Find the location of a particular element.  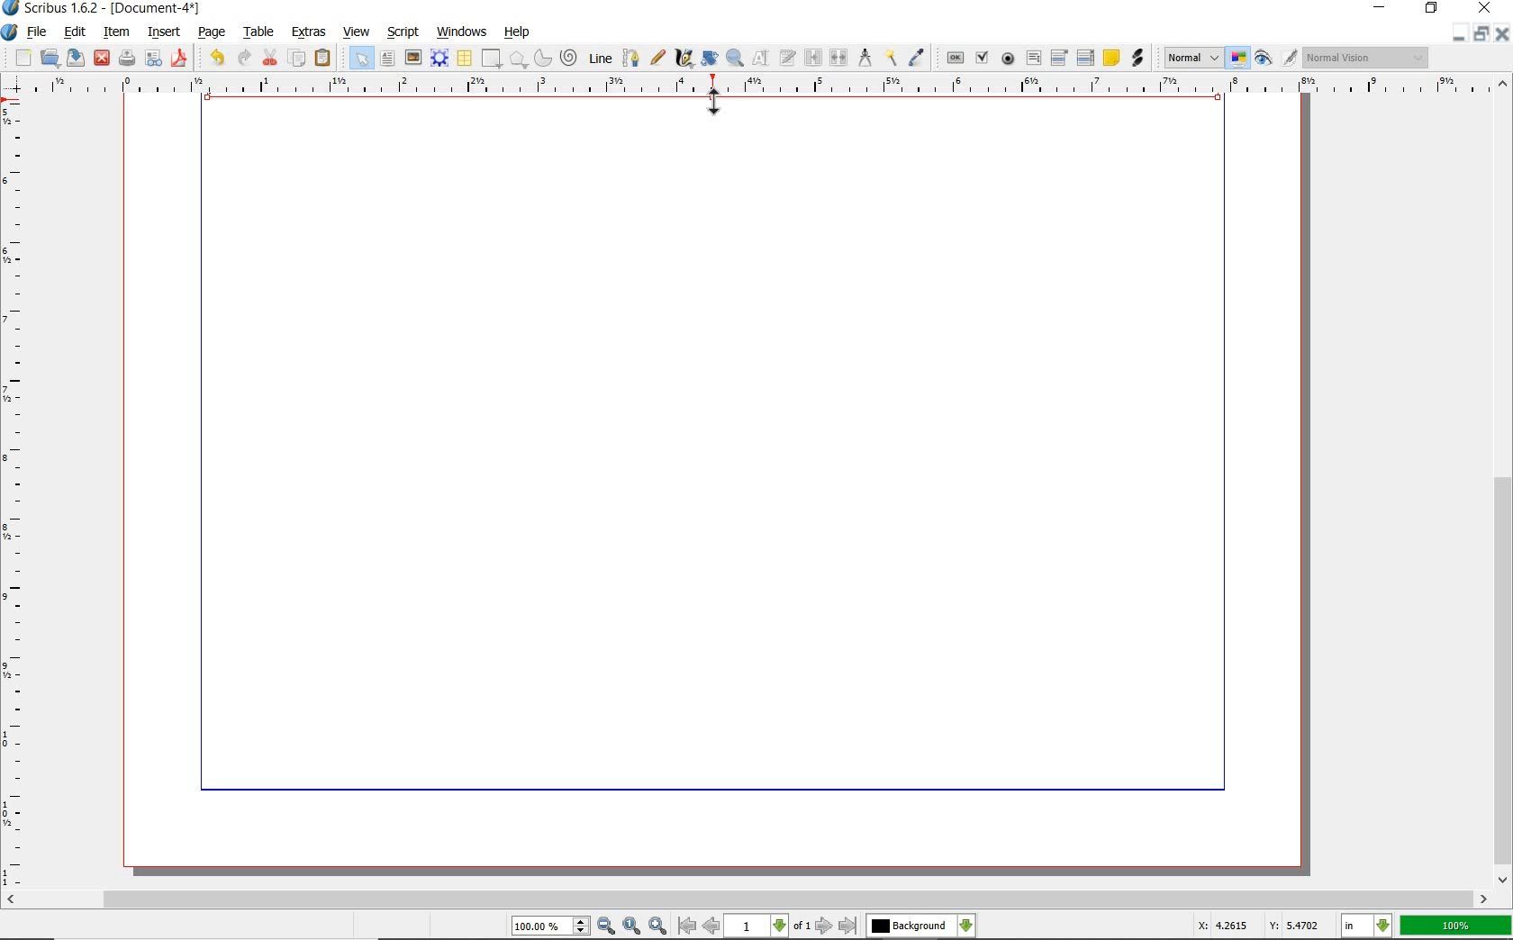

go to previous page is located at coordinates (712, 926).